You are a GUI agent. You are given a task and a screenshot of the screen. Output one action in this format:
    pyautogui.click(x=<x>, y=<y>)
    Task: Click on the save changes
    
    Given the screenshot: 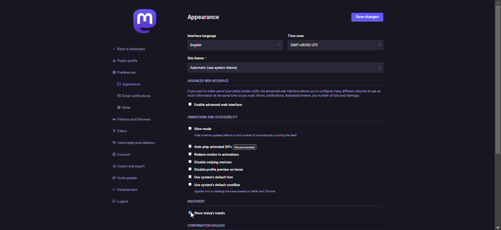 What is the action you would take?
    pyautogui.click(x=367, y=17)
    